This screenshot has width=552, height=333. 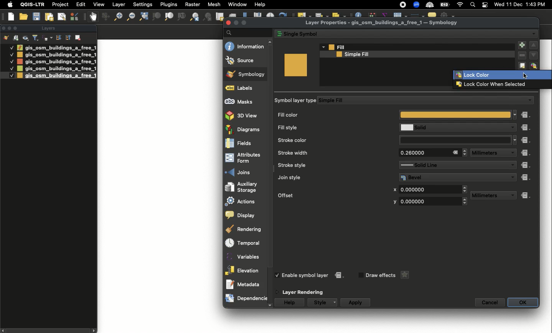 I want to click on Layer Properties - gis_osm_buildings_a_free_1 — Symbology, so click(x=383, y=23).